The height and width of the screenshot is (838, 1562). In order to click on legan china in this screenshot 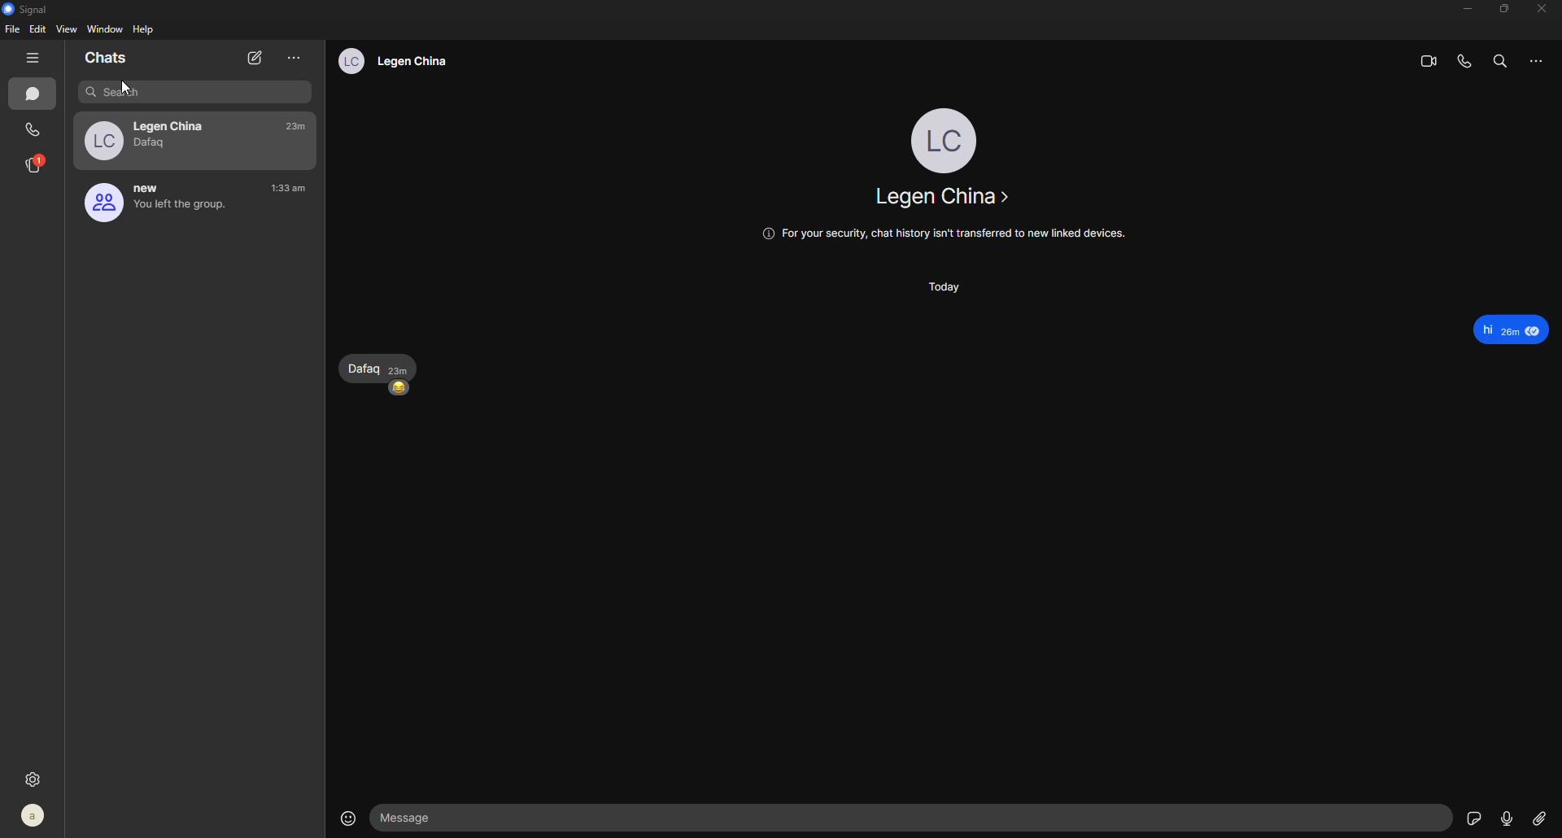, I will do `click(942, 196)`.